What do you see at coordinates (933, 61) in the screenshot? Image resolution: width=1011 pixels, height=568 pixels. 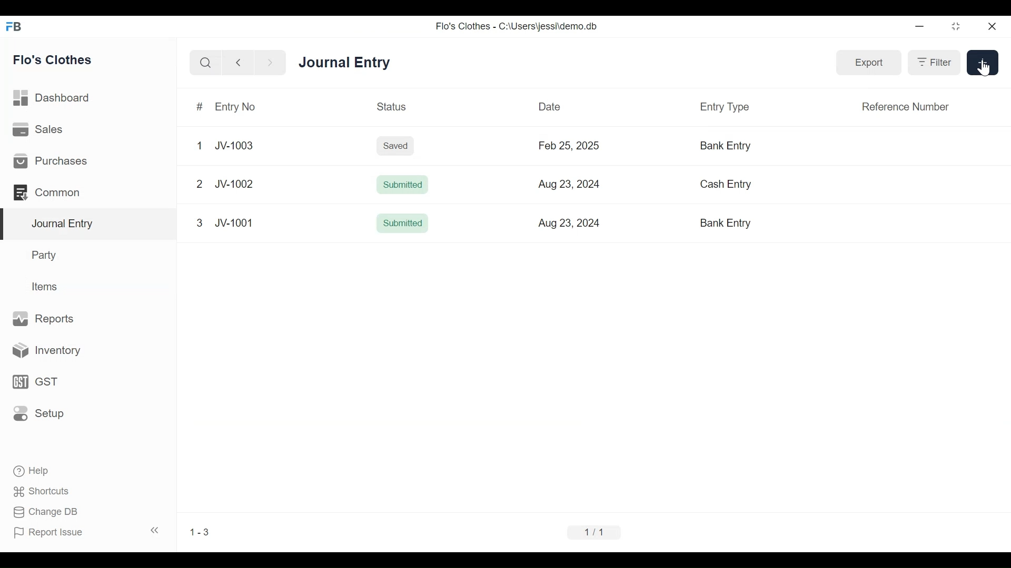 I see `Filter` at bounding box center [933, 61].